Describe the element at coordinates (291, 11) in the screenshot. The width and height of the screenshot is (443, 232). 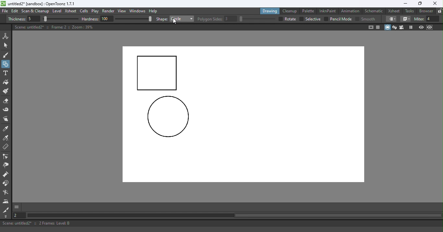
I see `Cleanup` at that location.